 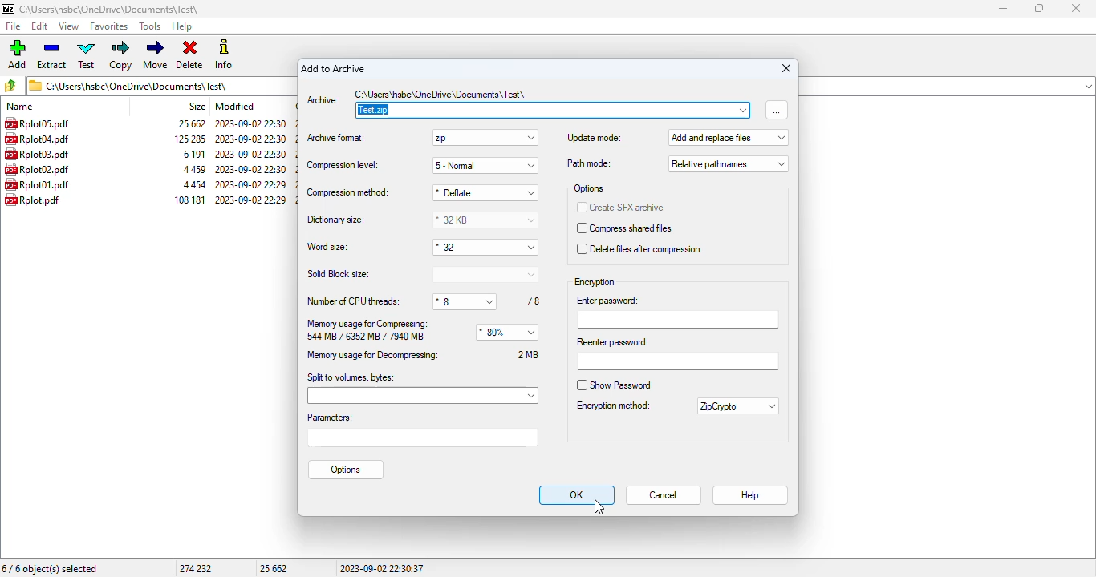 What do you see at coordinates (589, 163) in the screenshot?
I see `path mode` at bounding box center [589, 163].